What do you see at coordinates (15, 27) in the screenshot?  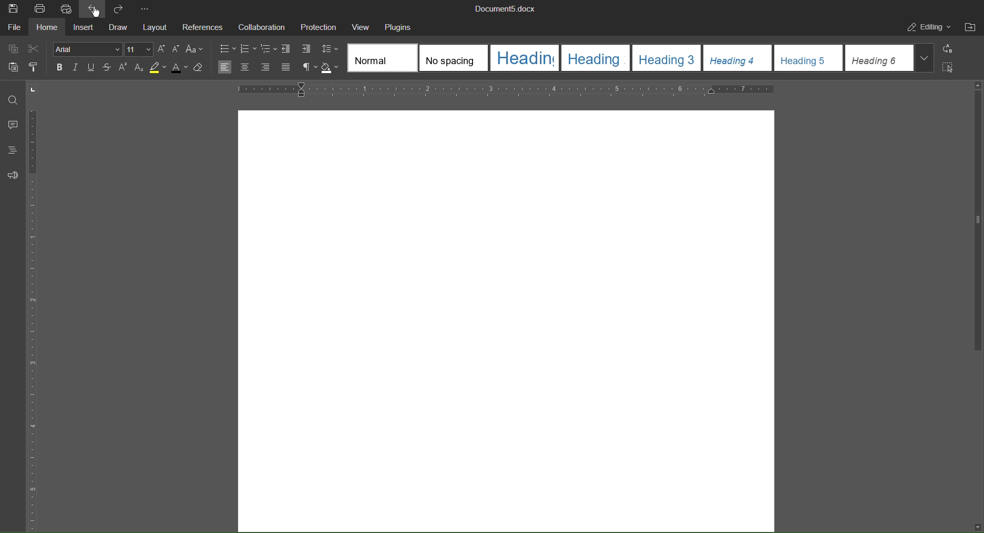 I see `File` at bounding box center [15, 27].